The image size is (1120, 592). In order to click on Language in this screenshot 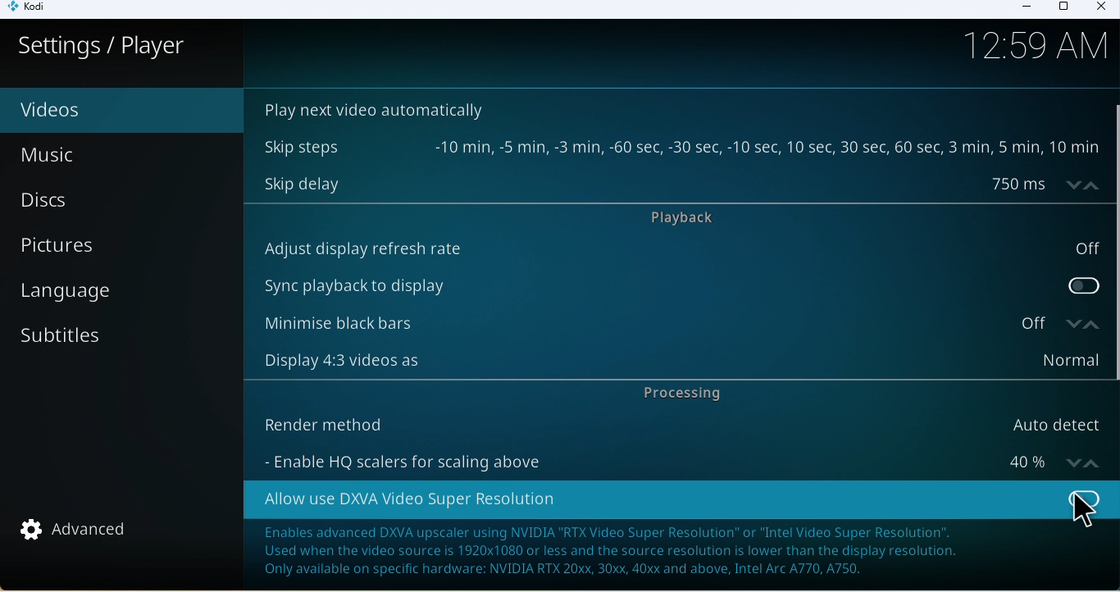, I will do `click(119, 292)`.